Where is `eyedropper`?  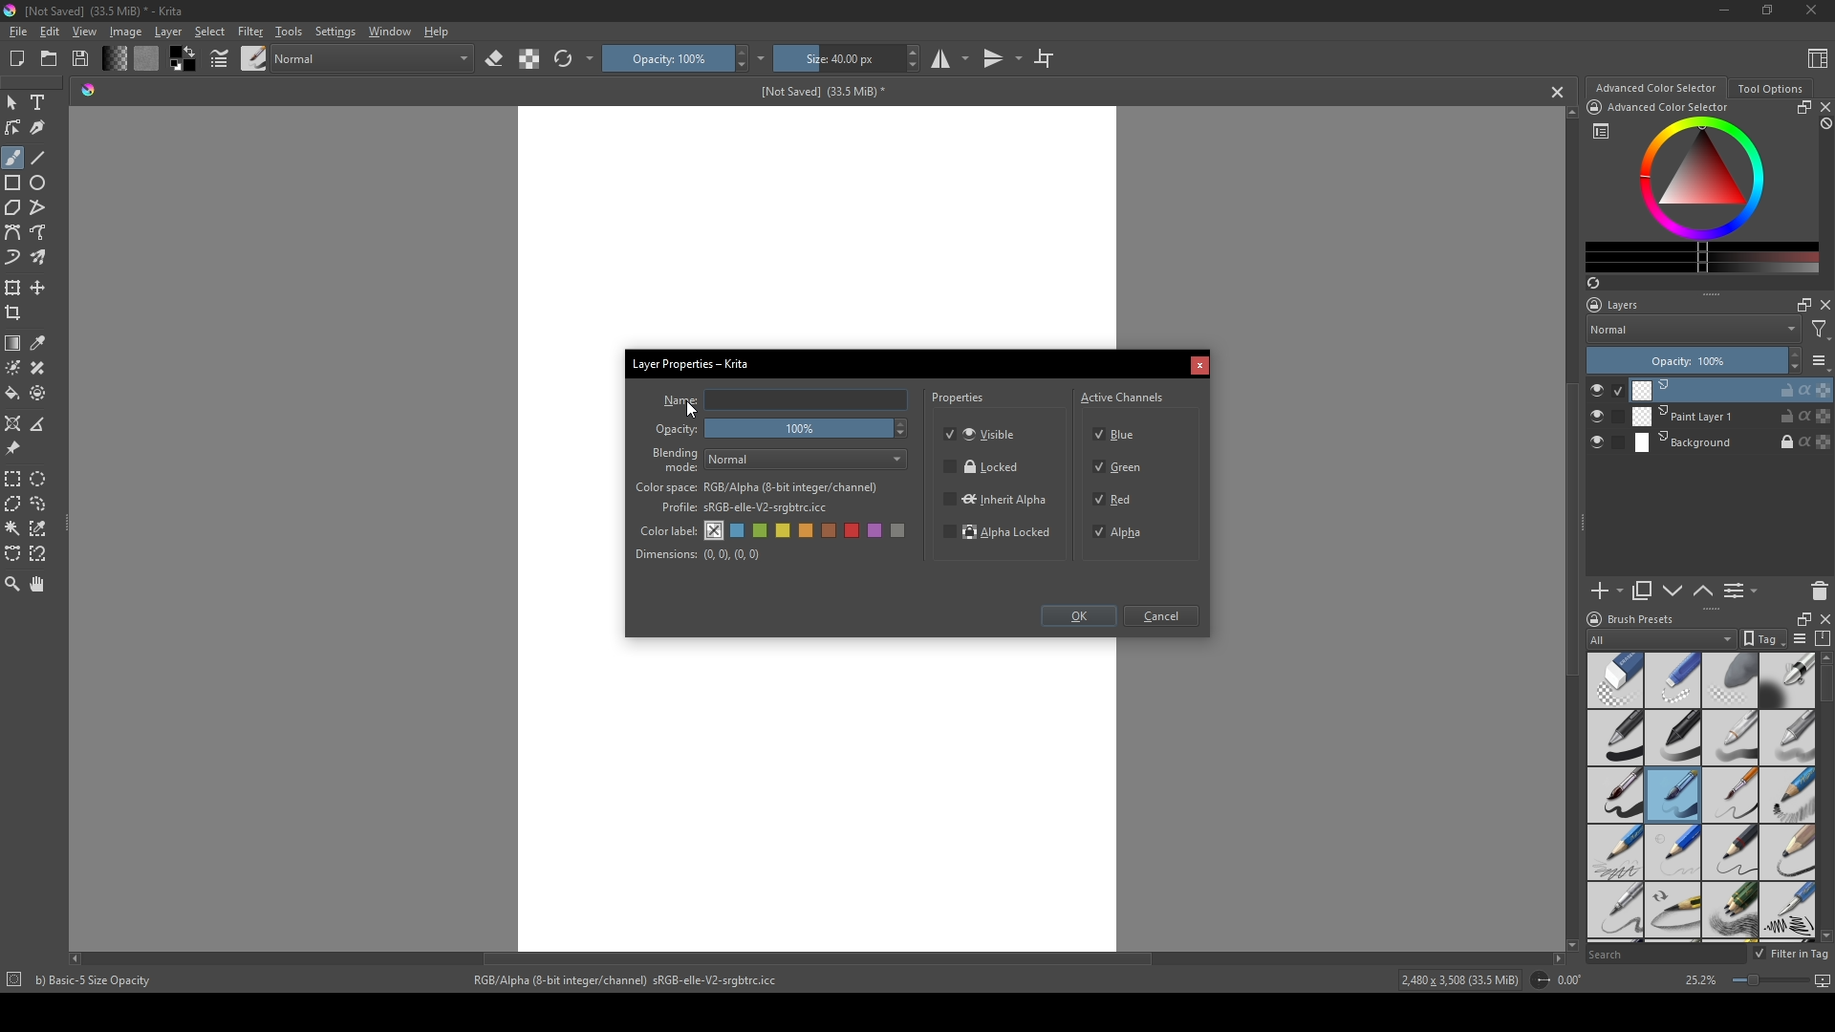
eyedropper is located at coordinates (40, 343).